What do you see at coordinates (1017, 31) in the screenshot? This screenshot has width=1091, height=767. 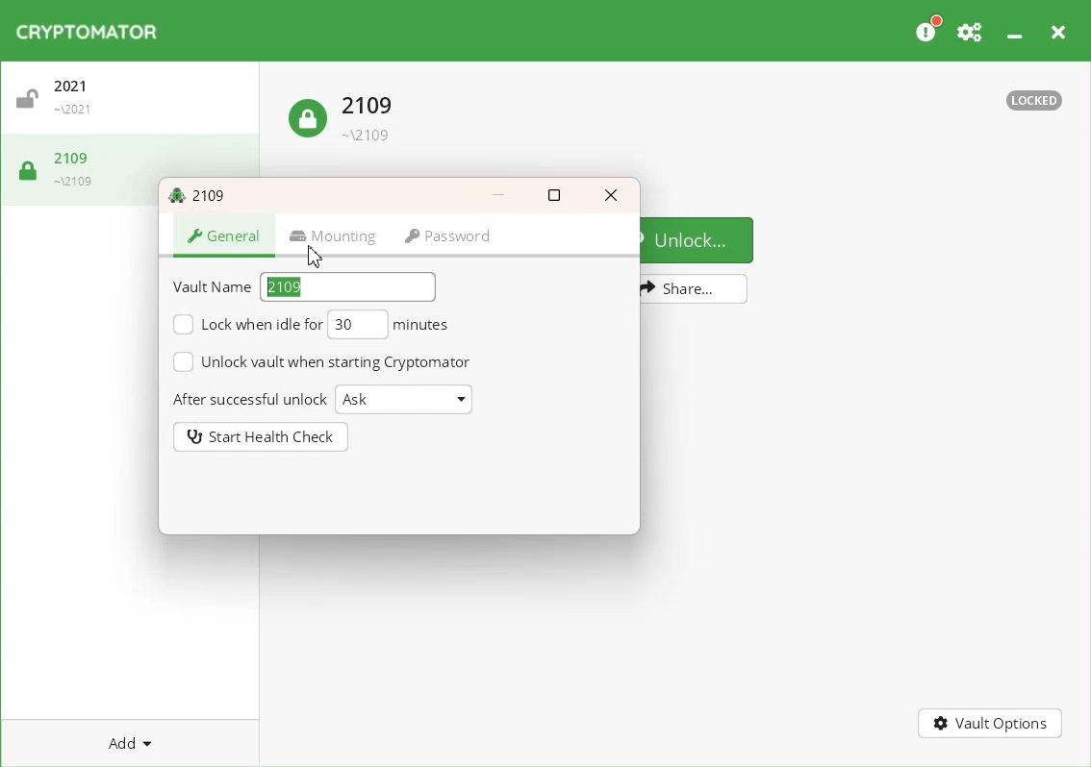 I see `Minimize` at bounding box center [1017, 31].